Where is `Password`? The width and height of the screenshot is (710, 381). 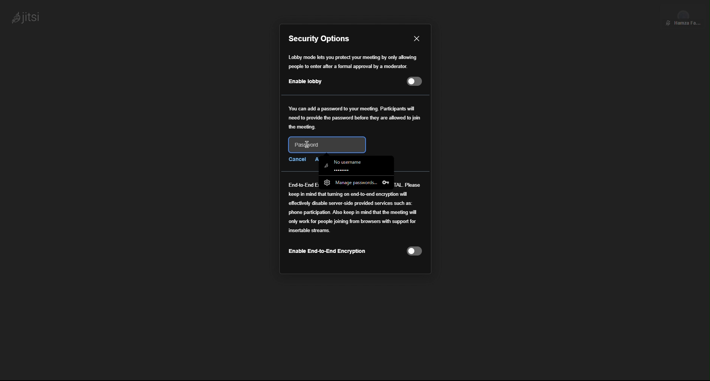
Password is located at coordinates (355, 117).